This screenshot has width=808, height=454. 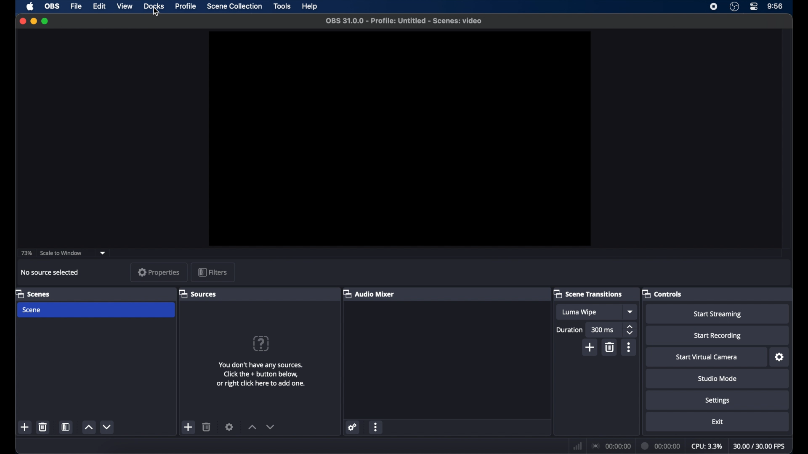 I want to click on duration, so click(x=569, y=330).